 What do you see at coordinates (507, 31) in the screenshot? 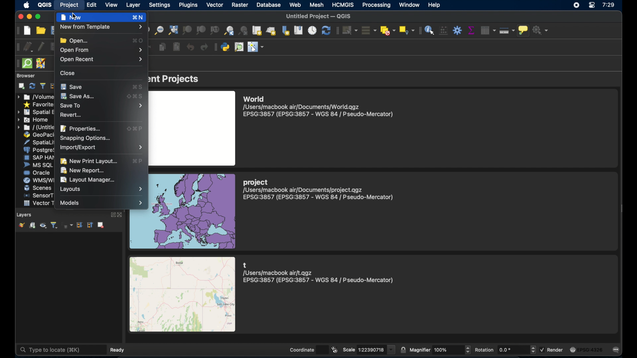
I see `measure line` at bounding box center [507, 31].